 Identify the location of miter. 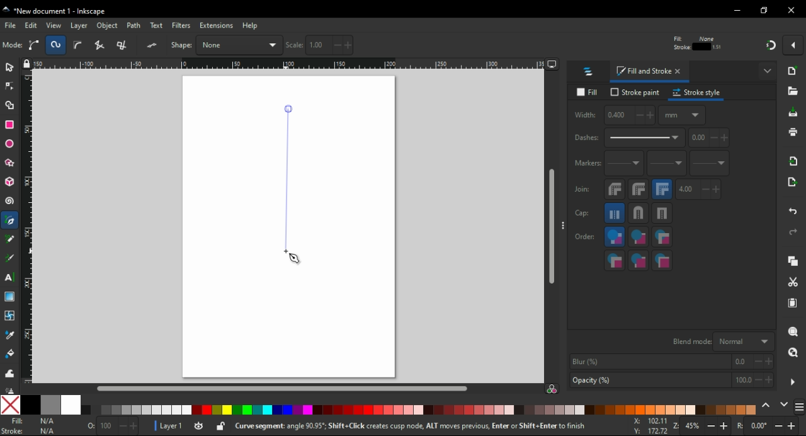
(662, 189).